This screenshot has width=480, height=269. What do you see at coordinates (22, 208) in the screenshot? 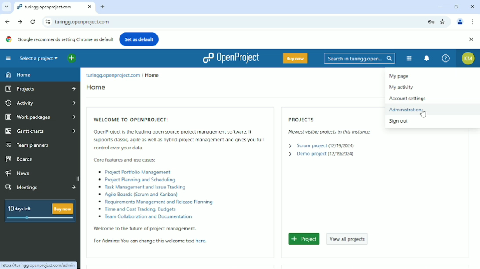
I see `10 days left` at bounding box center [22, 208].